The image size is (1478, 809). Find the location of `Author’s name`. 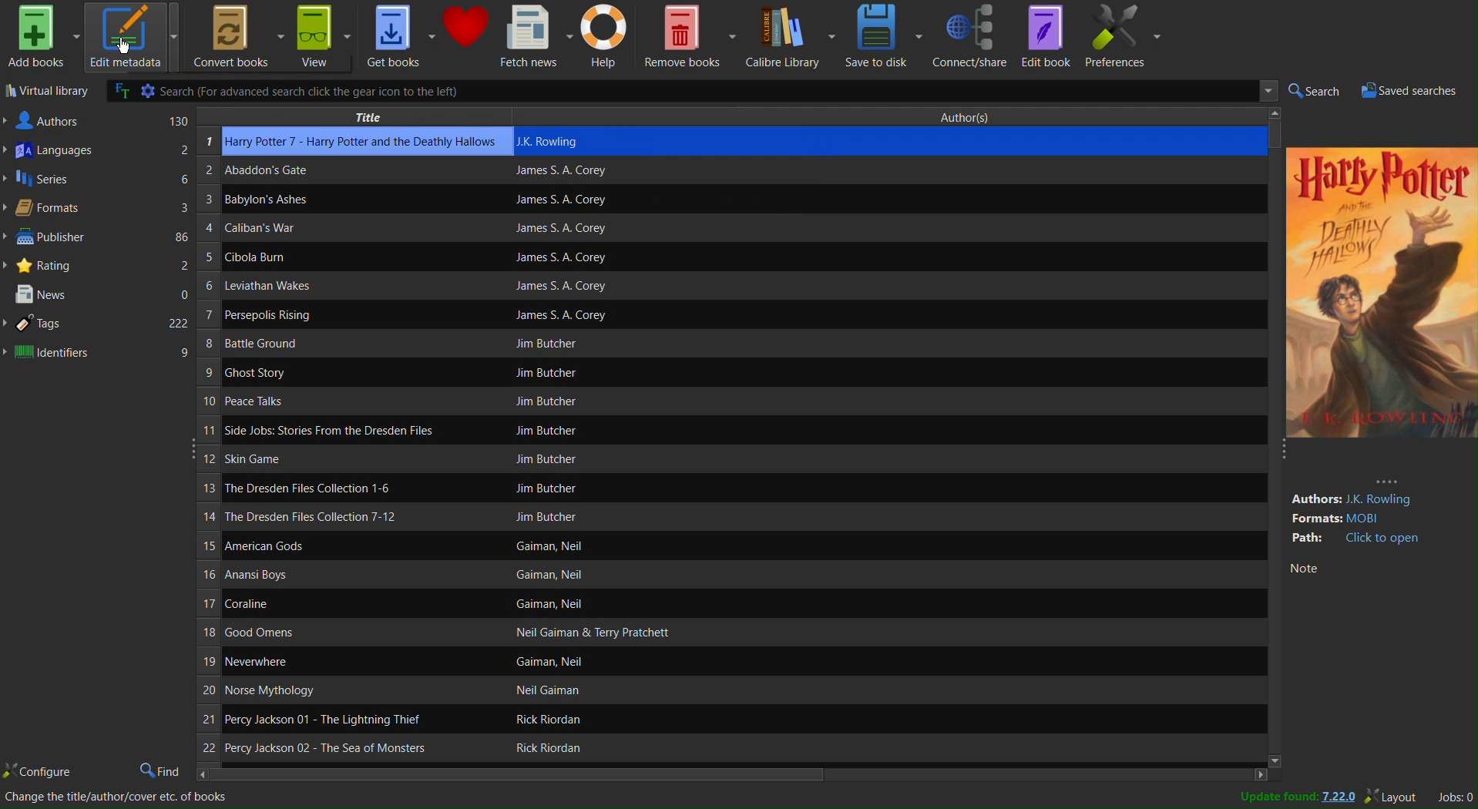

Author’s name is located at coordinates (617, 661).